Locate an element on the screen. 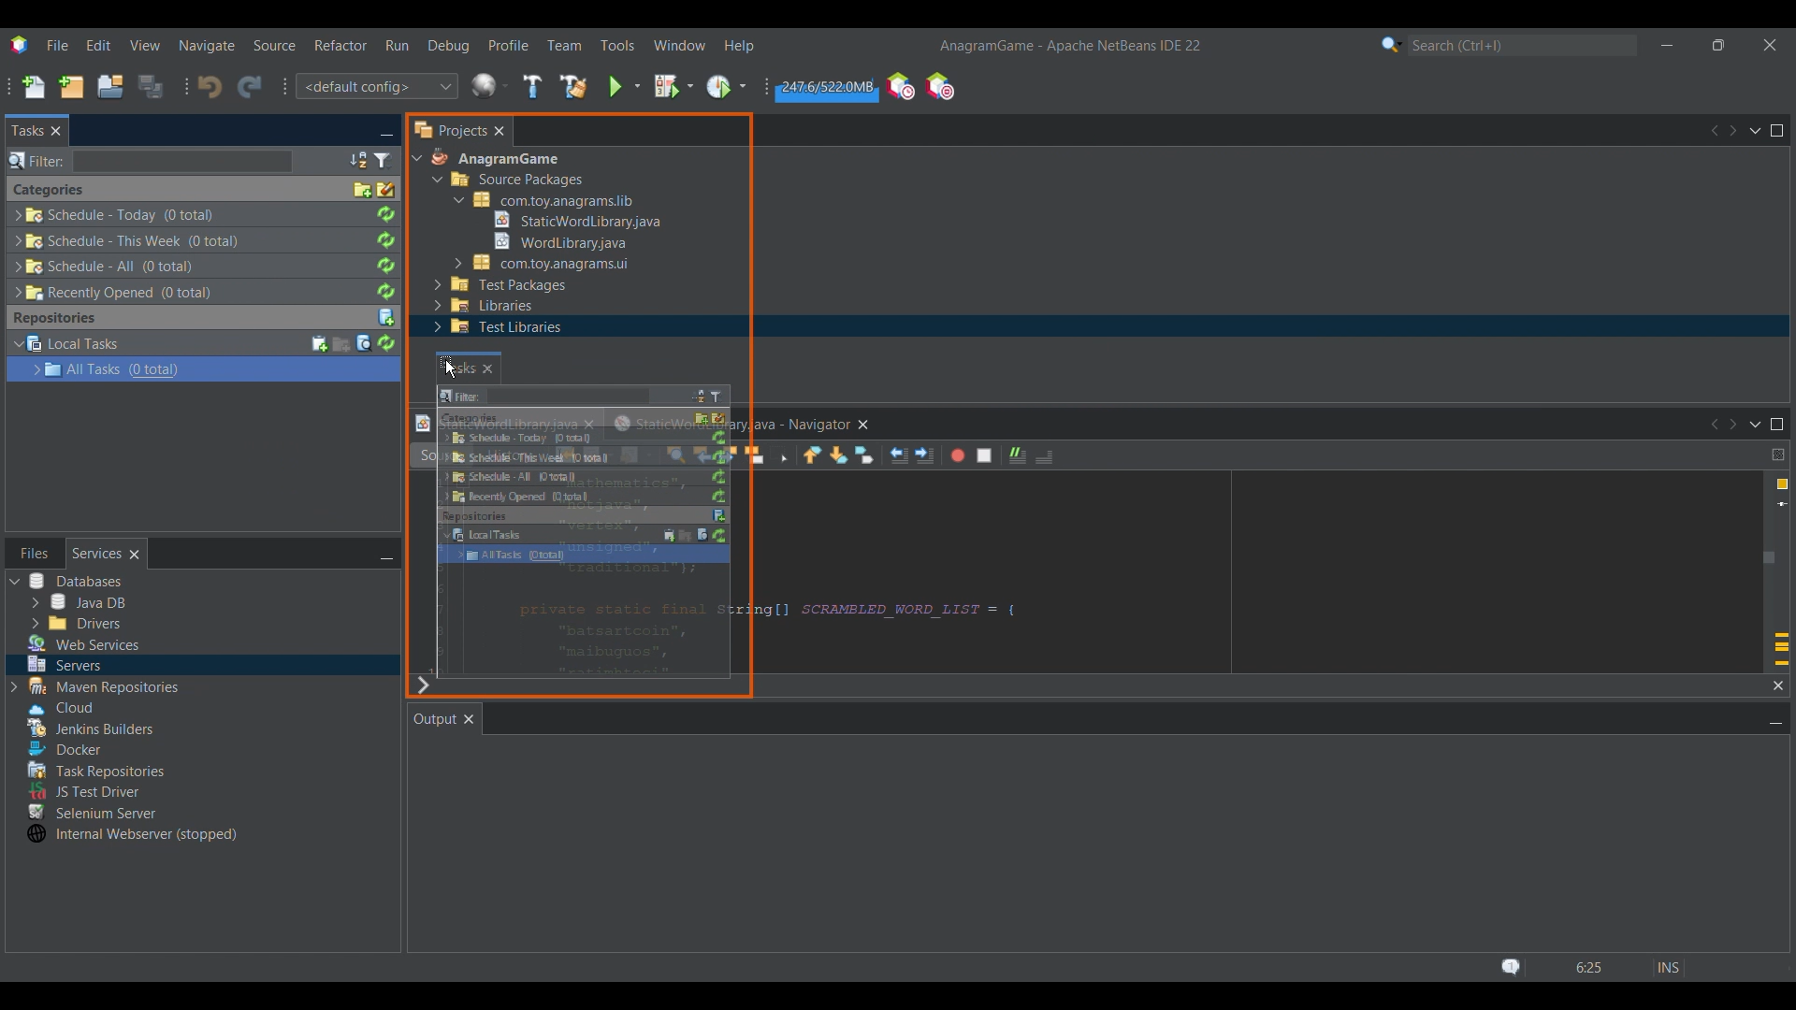   is located at coordinates (588, 491).